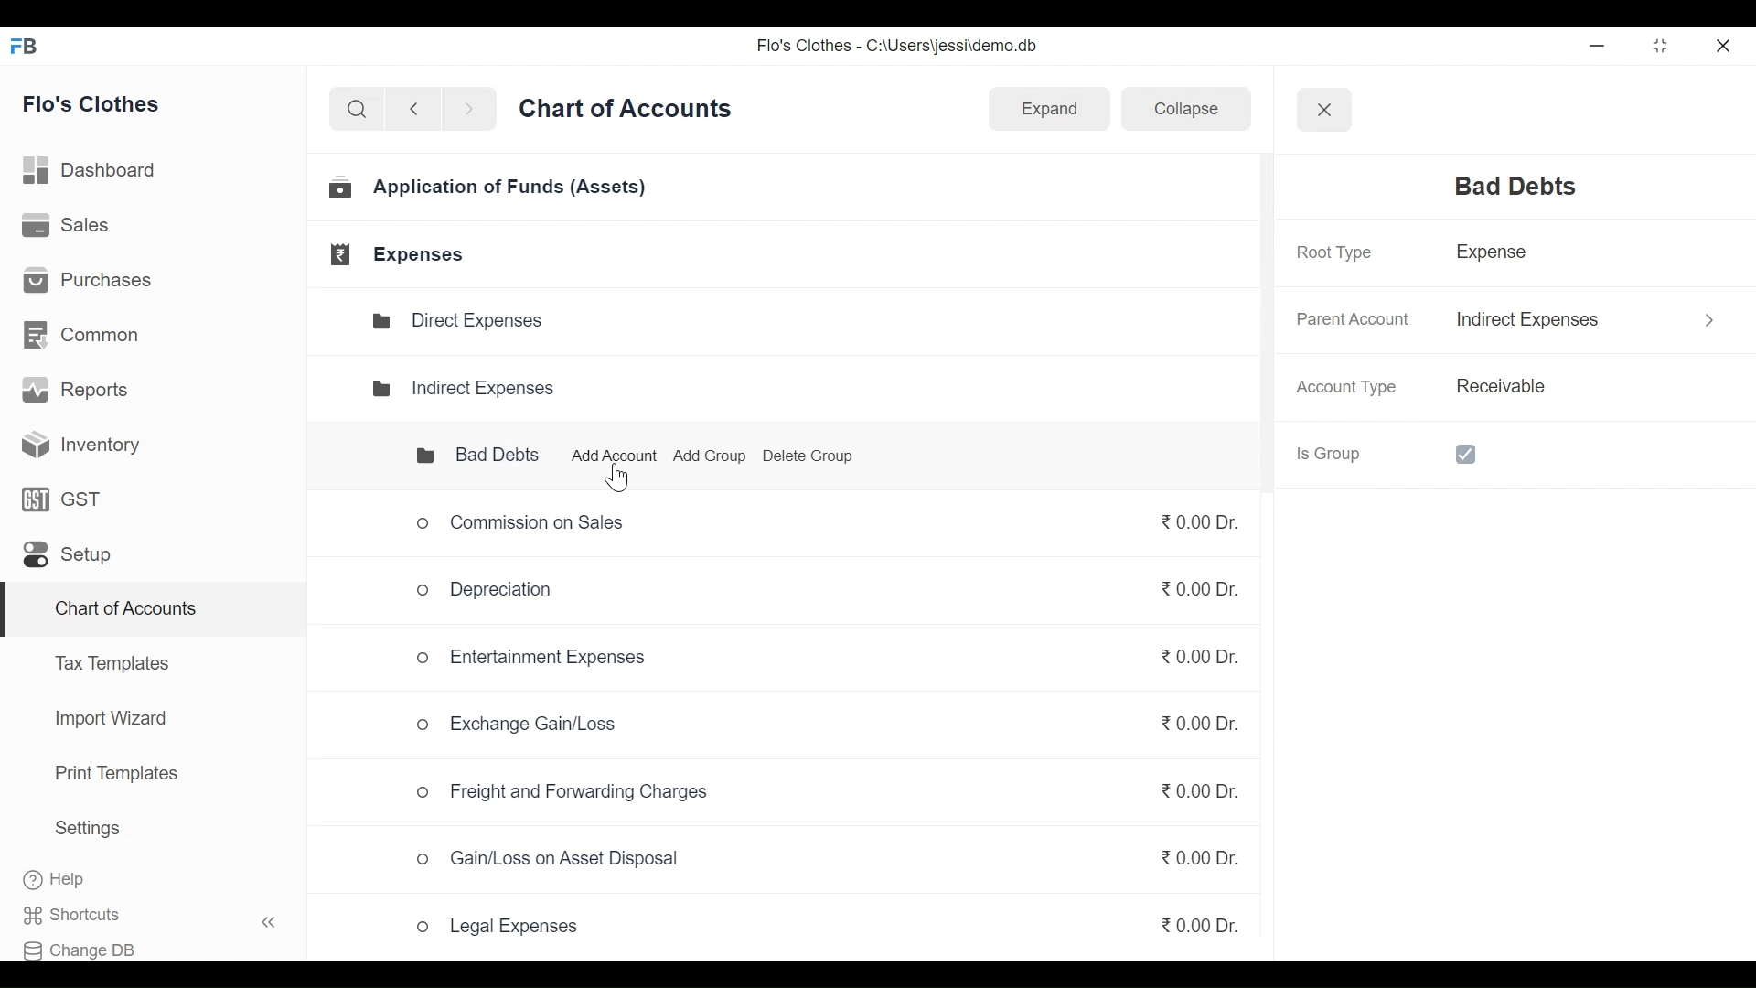  What do you see at coordinates (1498, 256) in the screenshot?
I see `Expense` at bounding box center [1498, 256].